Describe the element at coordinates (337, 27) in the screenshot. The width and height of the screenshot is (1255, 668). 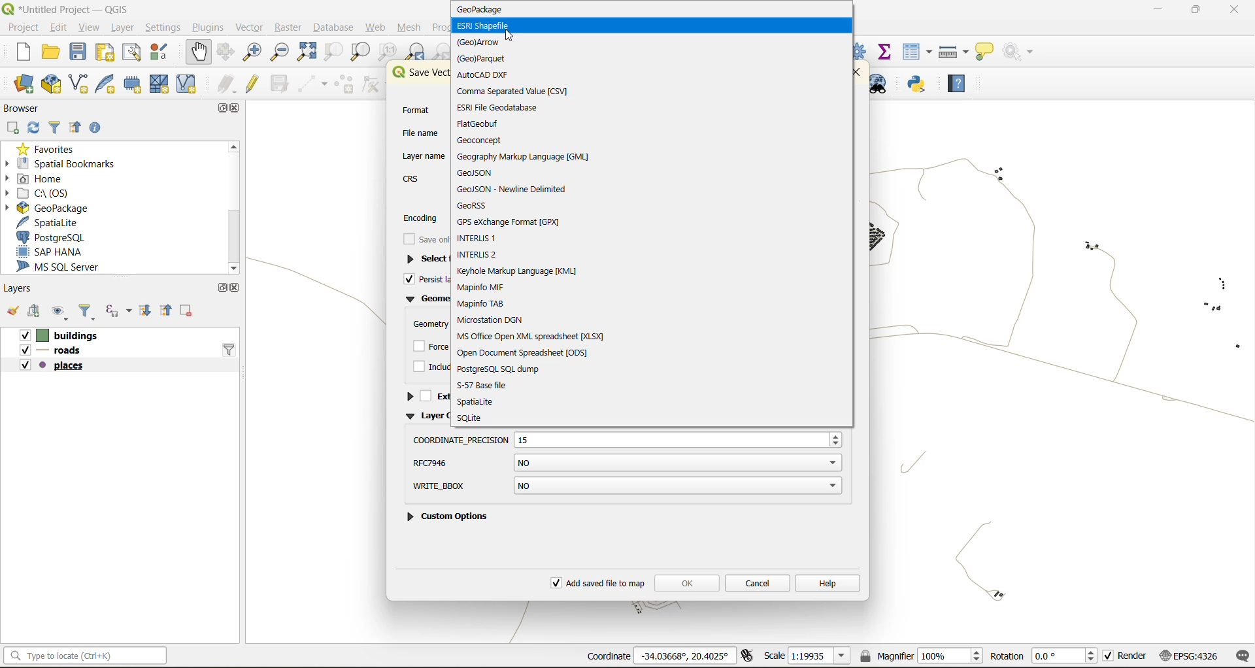
I see `database` at that location.